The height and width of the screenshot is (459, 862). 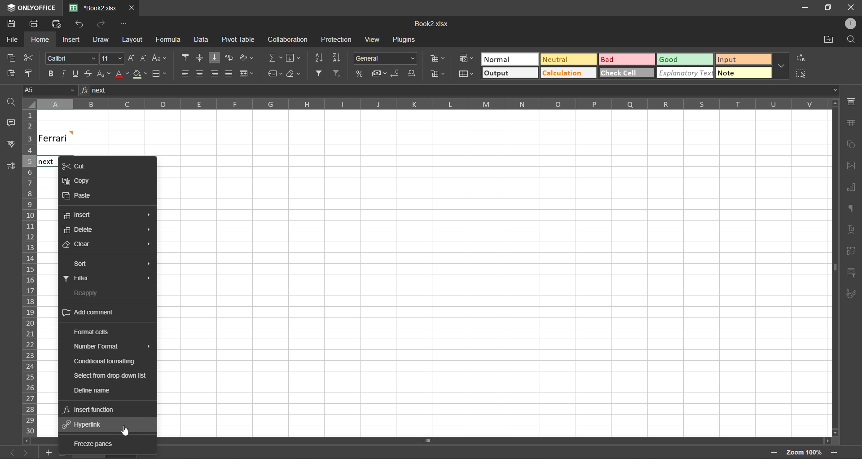 I want to click on insert cells, so click(x=438, y=59).